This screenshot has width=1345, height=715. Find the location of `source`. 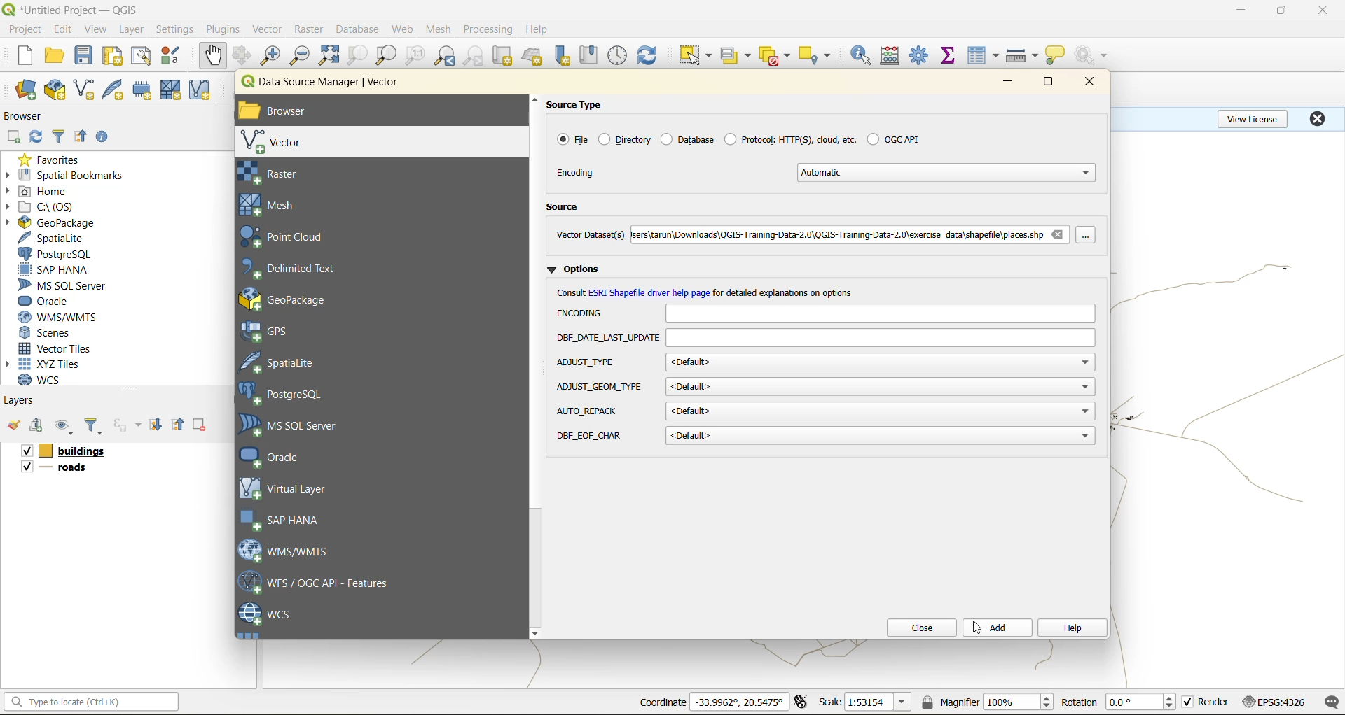

source is located at coordinates (567, 208).